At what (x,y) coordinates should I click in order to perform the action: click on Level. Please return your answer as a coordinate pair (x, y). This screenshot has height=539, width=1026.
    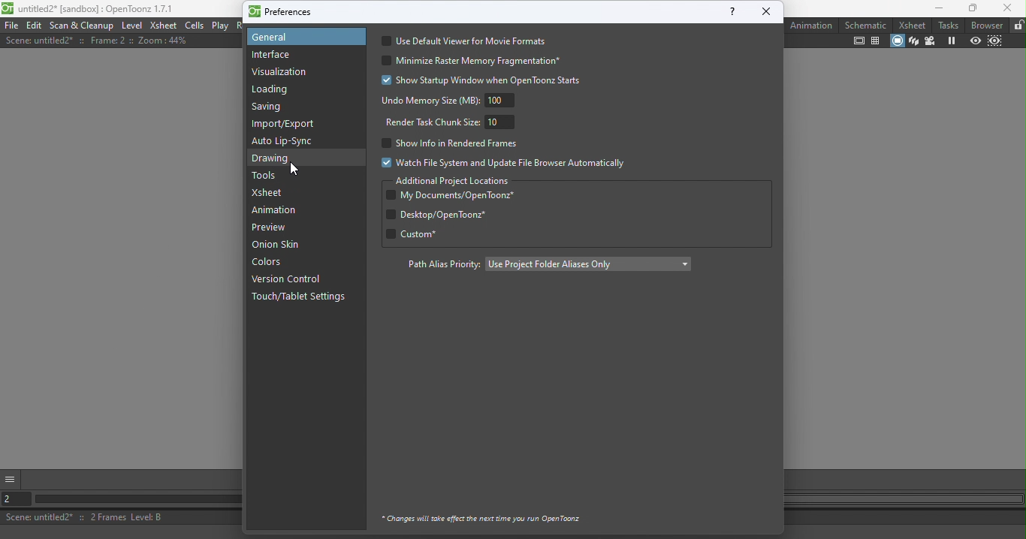
    Looking at the image, I should click on (131, 25).